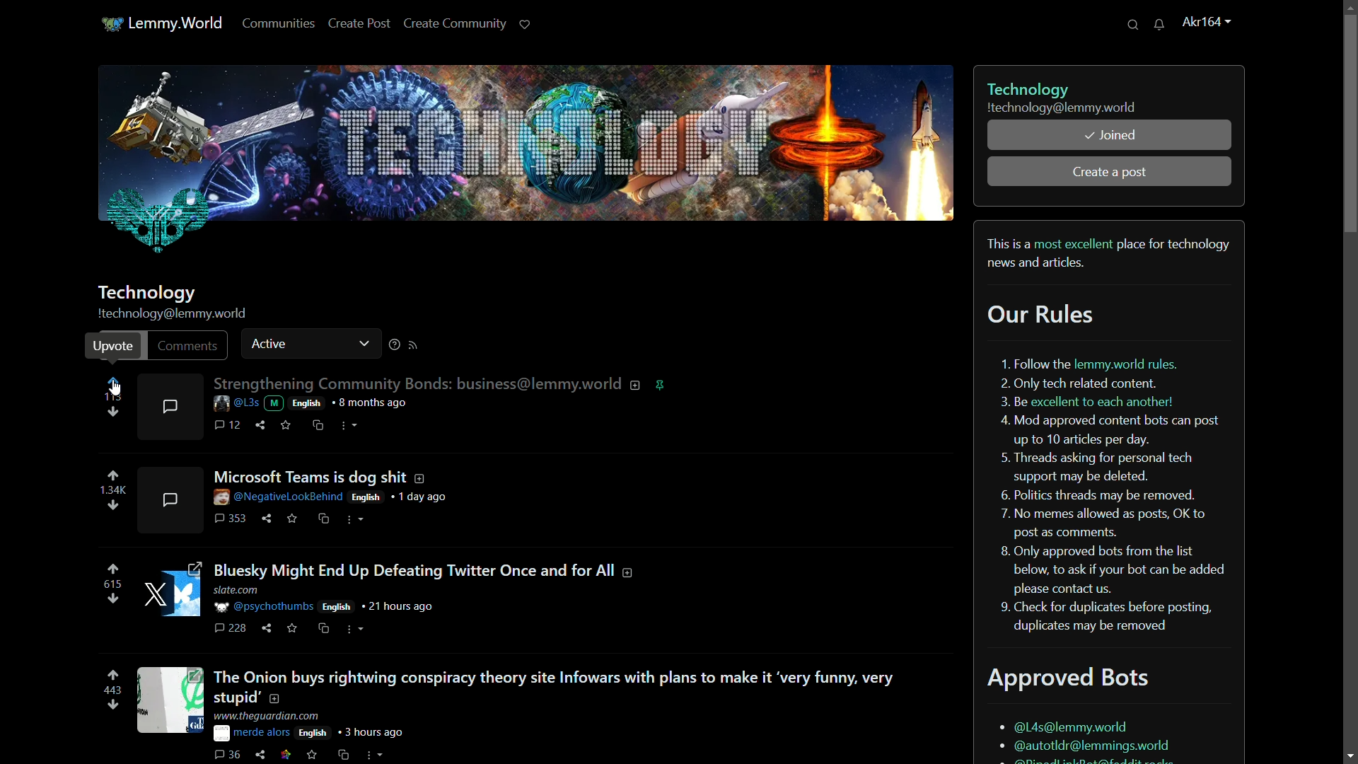 This screenshot has height=764, width=1358. What do you see at coordinates (111, 25) in the screenshot?
I see `app icon` at bounding box center [111, 25].